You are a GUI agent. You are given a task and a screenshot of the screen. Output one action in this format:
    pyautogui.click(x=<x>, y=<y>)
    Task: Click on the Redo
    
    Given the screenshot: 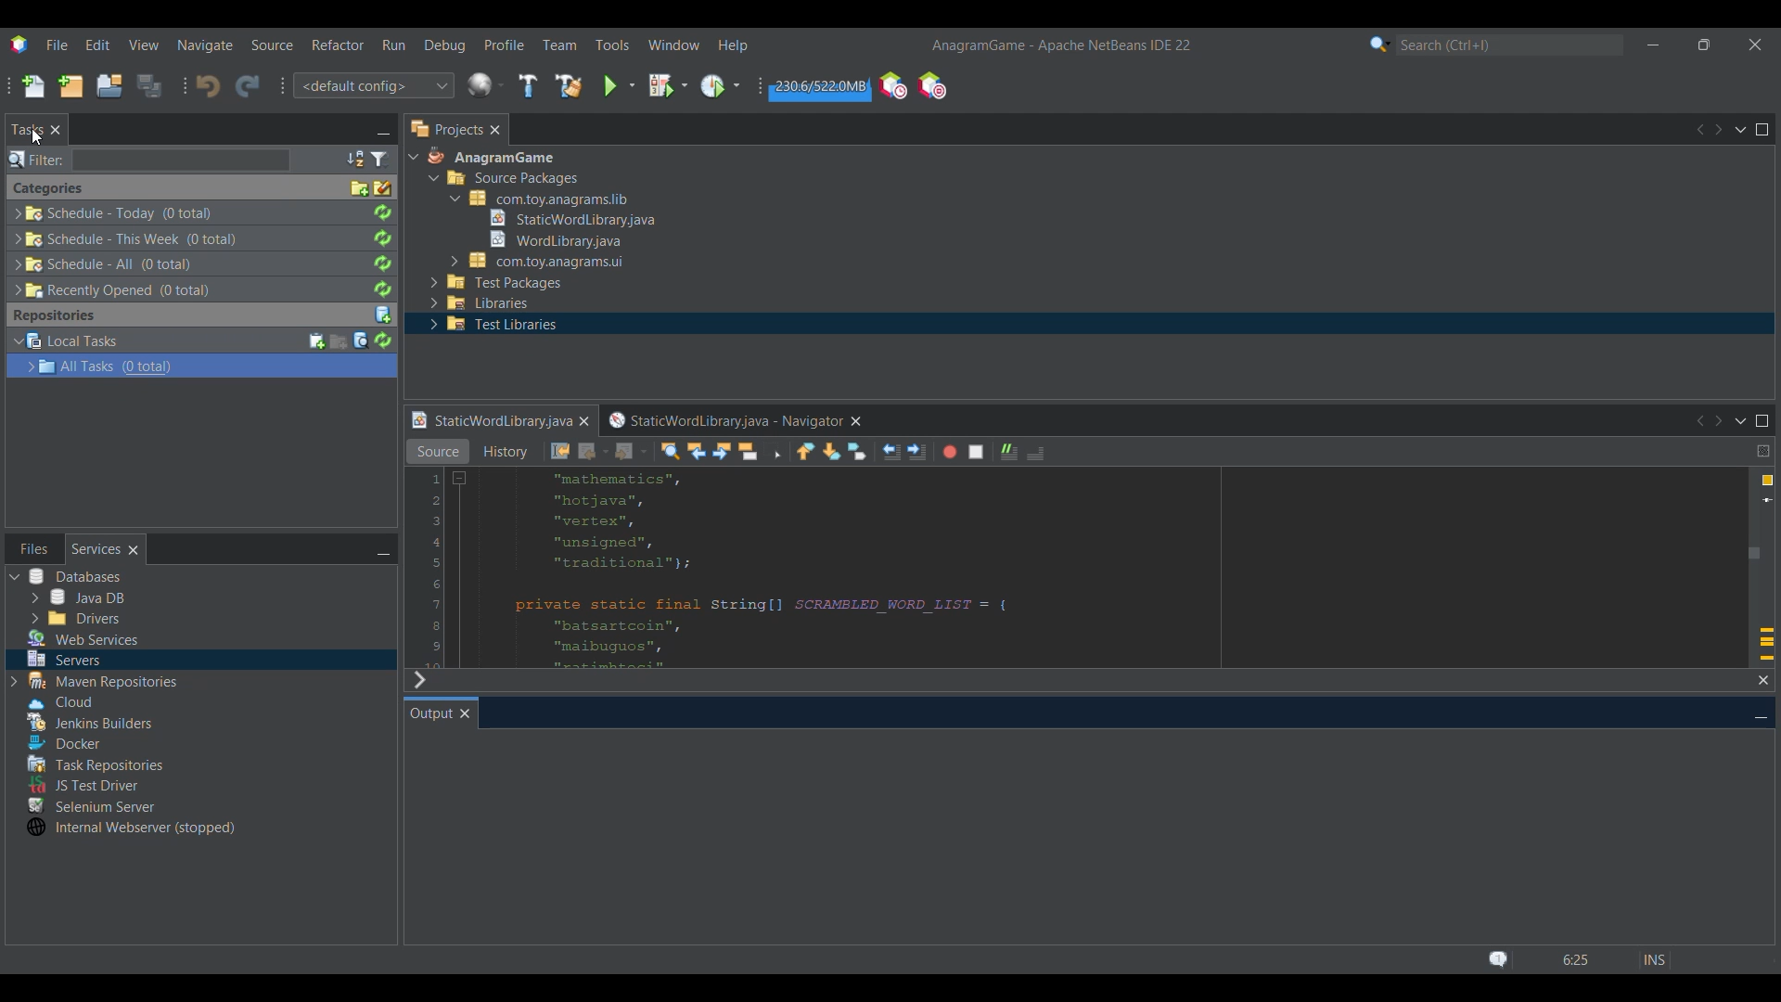 What is the action you would take?
    pyautogui.click(x=248, y=86)
    